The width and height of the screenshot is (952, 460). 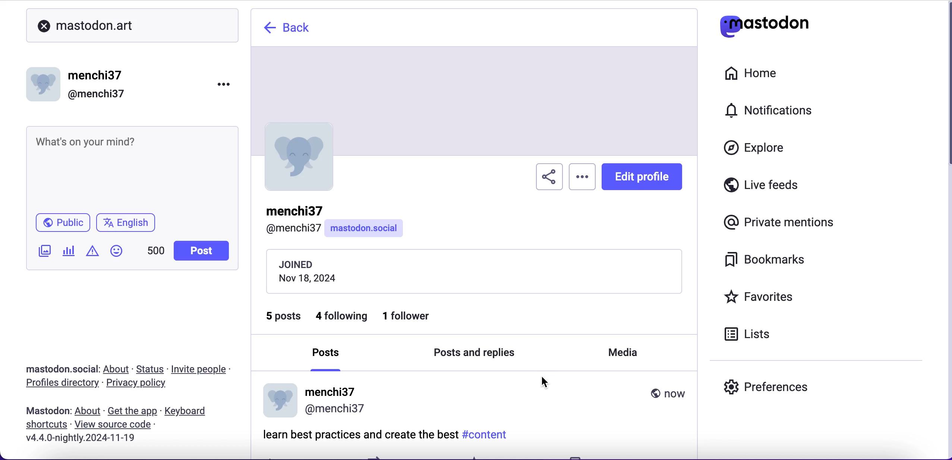 What do you see at coordinates (416, 318) in the screenshot?
I see ` 1 followe` at bounding box center [416, 318].